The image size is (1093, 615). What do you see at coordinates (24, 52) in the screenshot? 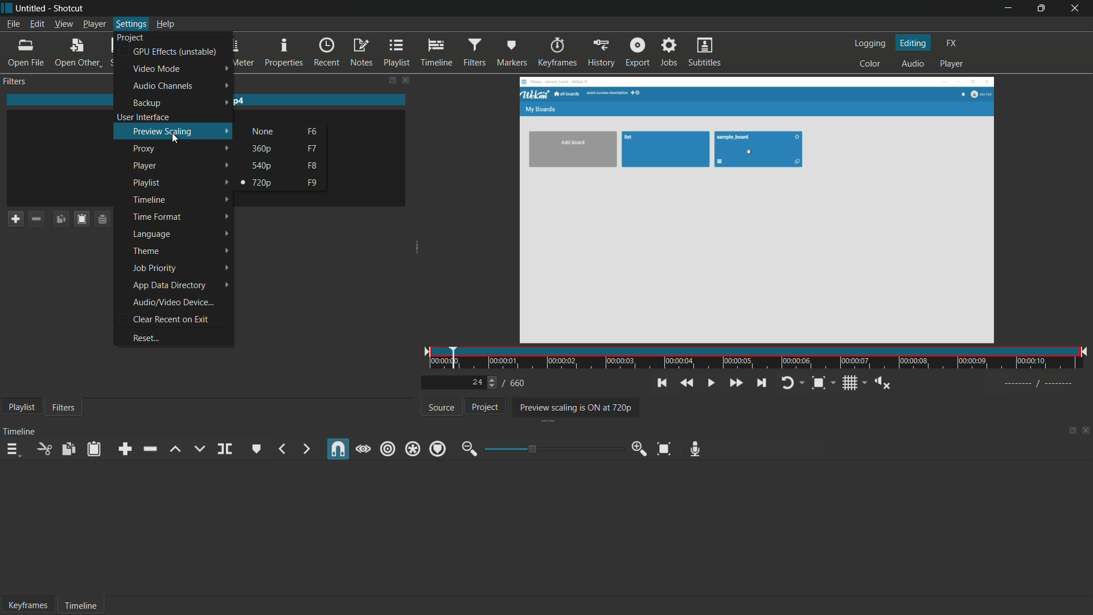
I see `open file` at bounding box center [24, 52].